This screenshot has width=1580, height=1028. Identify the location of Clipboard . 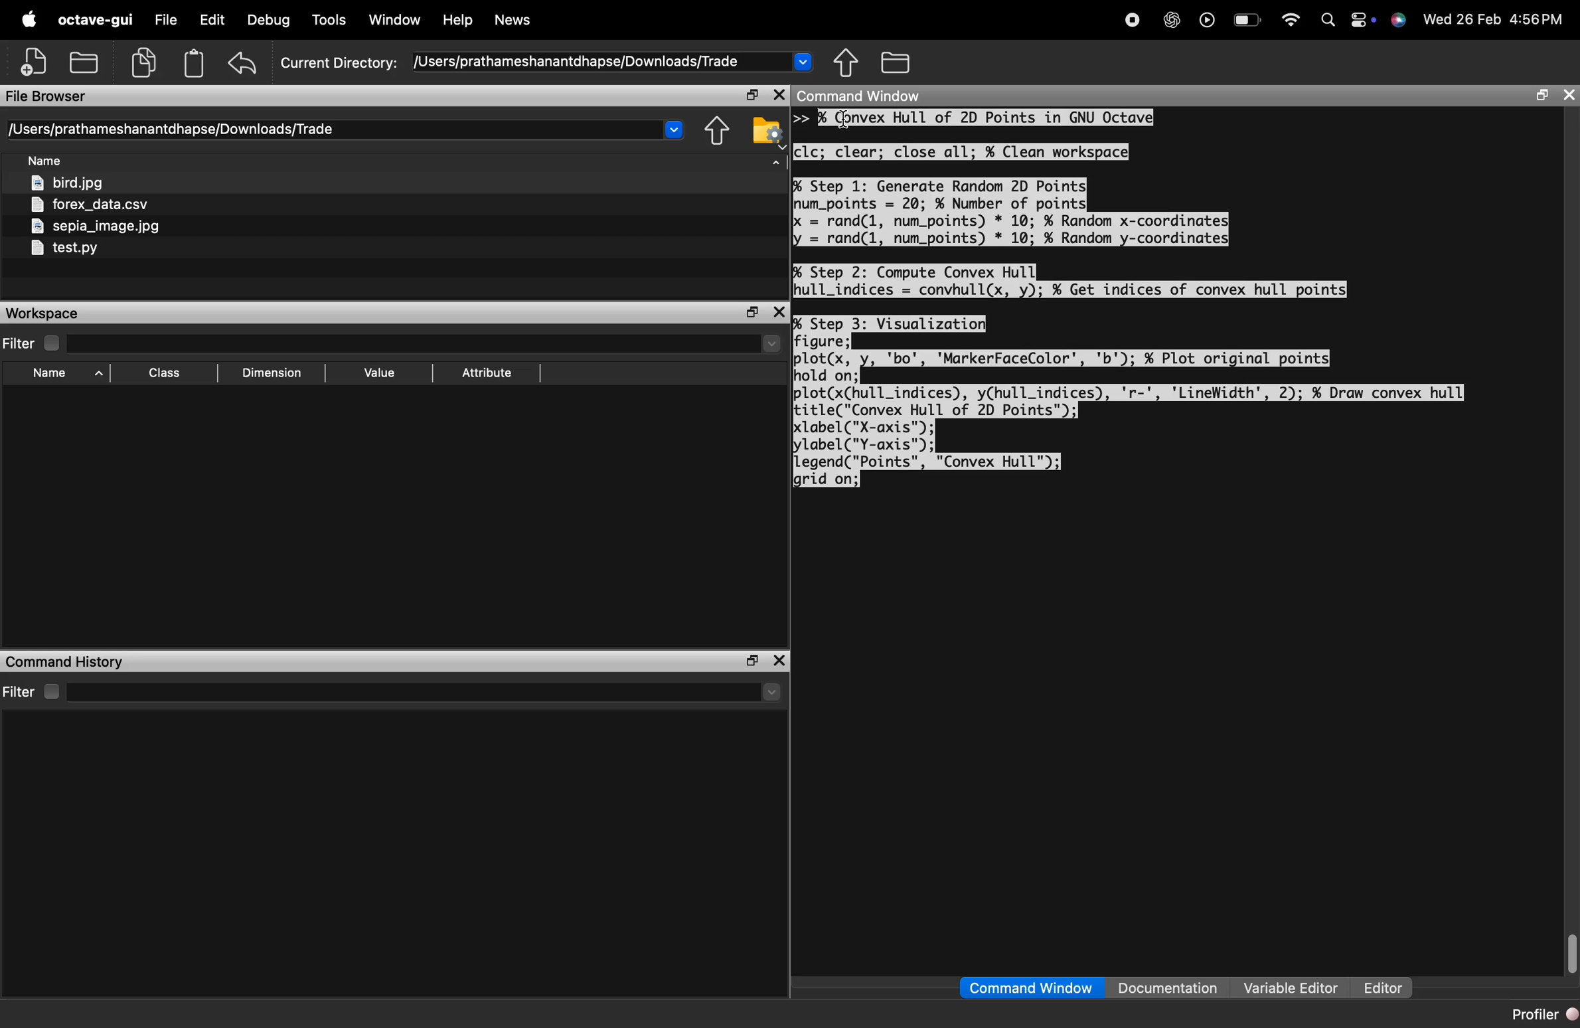
(194, 64).